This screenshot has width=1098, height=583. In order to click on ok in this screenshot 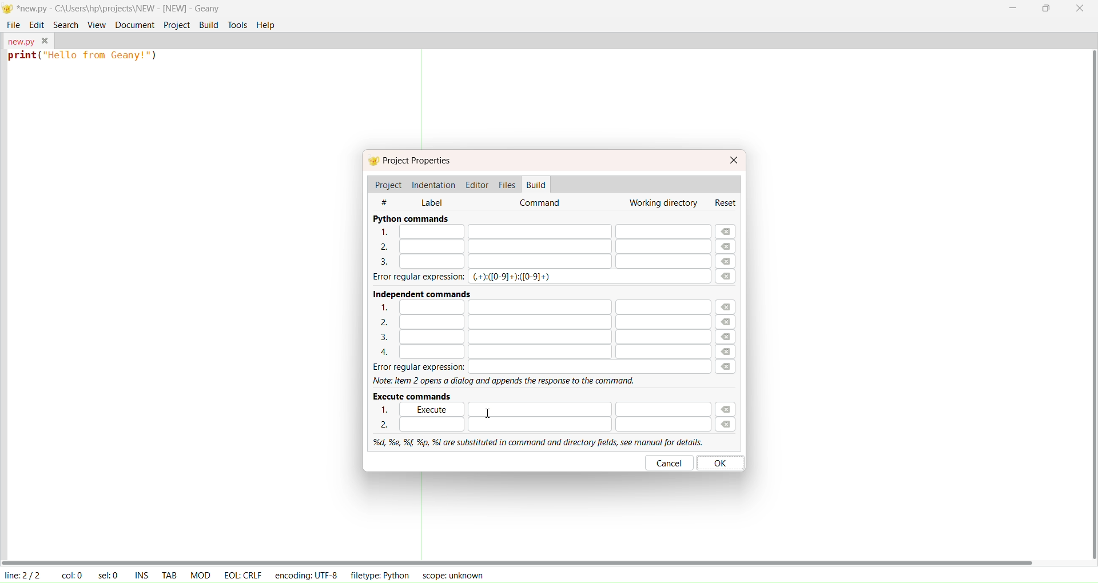, I will do `click(723, 462)`.